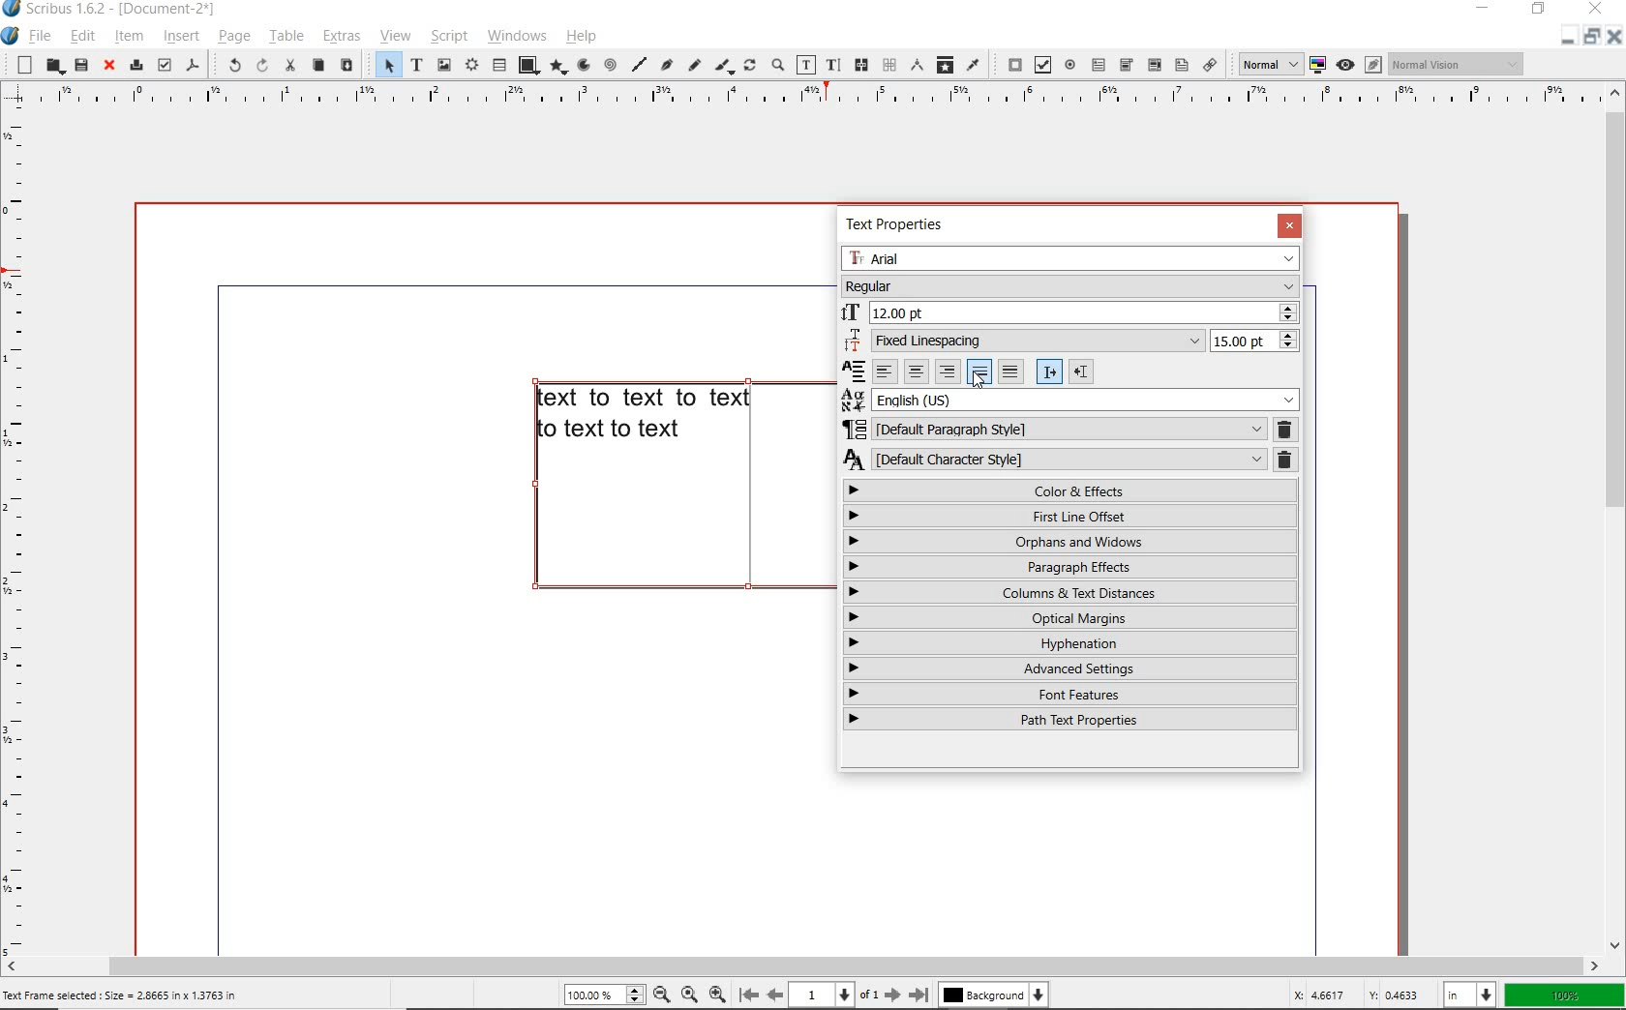 The image size is (1626, 1010). I want to click on table, so click(499, 64).